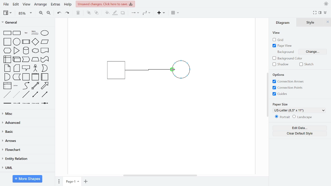 This screenshot has height=186, width=331. What do you see at coordinates (16, 95) in the screenshot?
I see `dotted line` at bounding box center [16, 95].